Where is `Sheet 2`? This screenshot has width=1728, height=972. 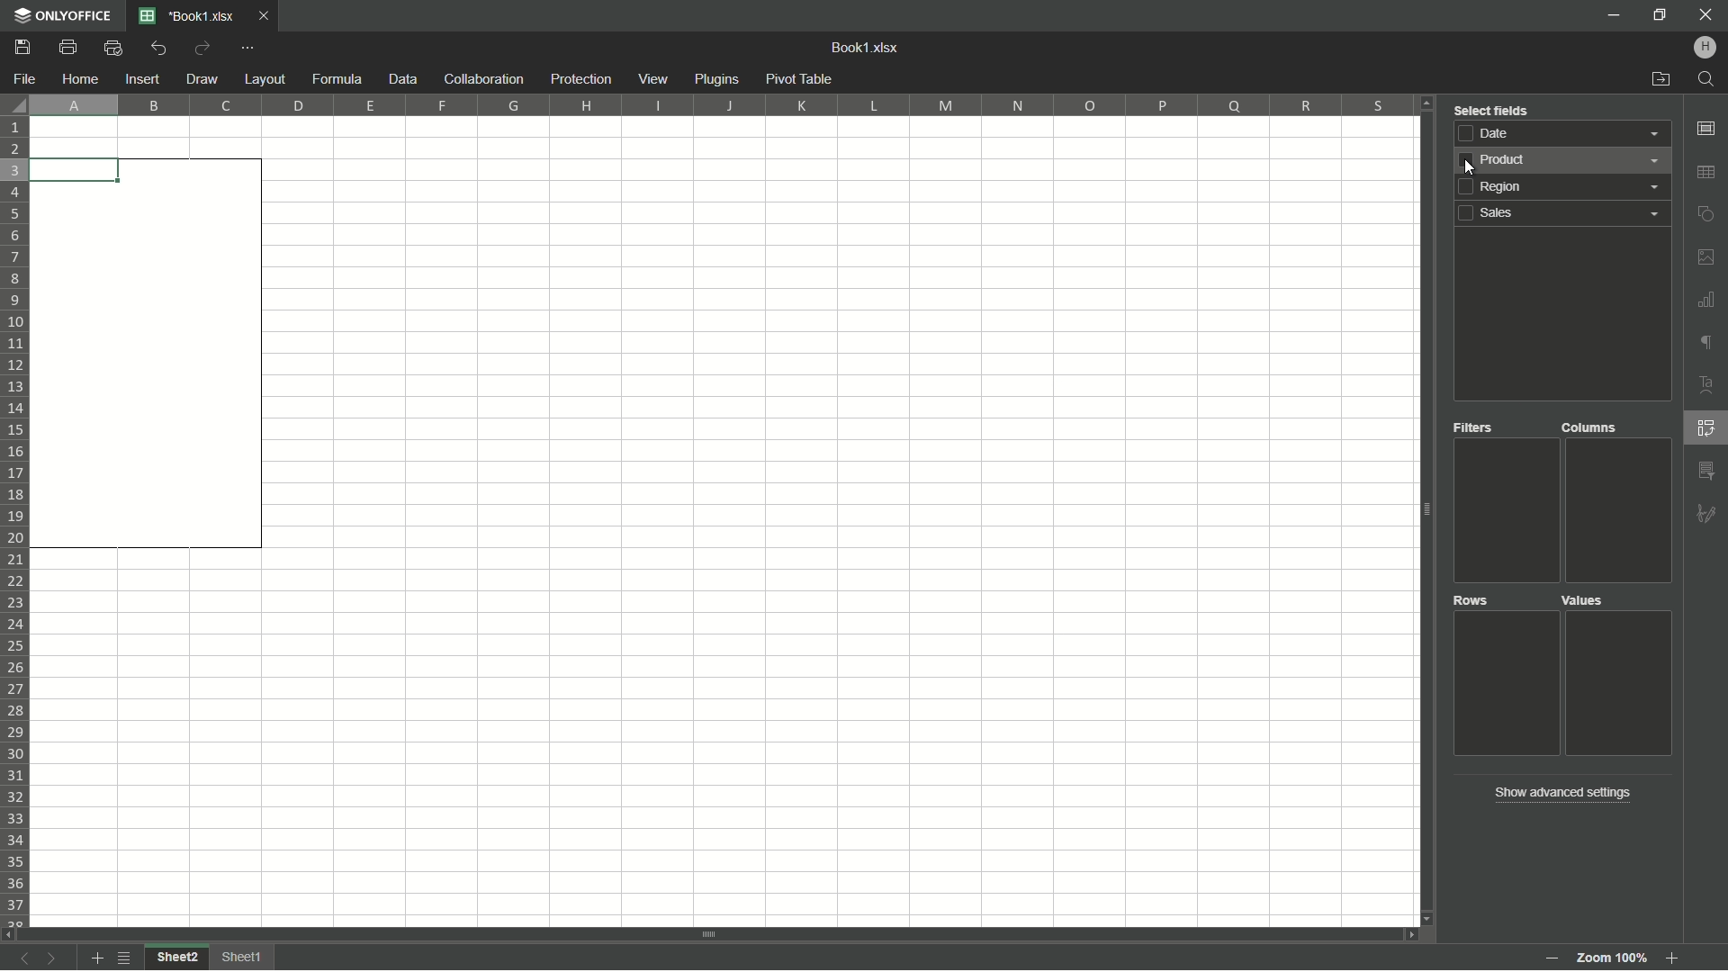
Sheet 2 is located at coordinates (177, 958).